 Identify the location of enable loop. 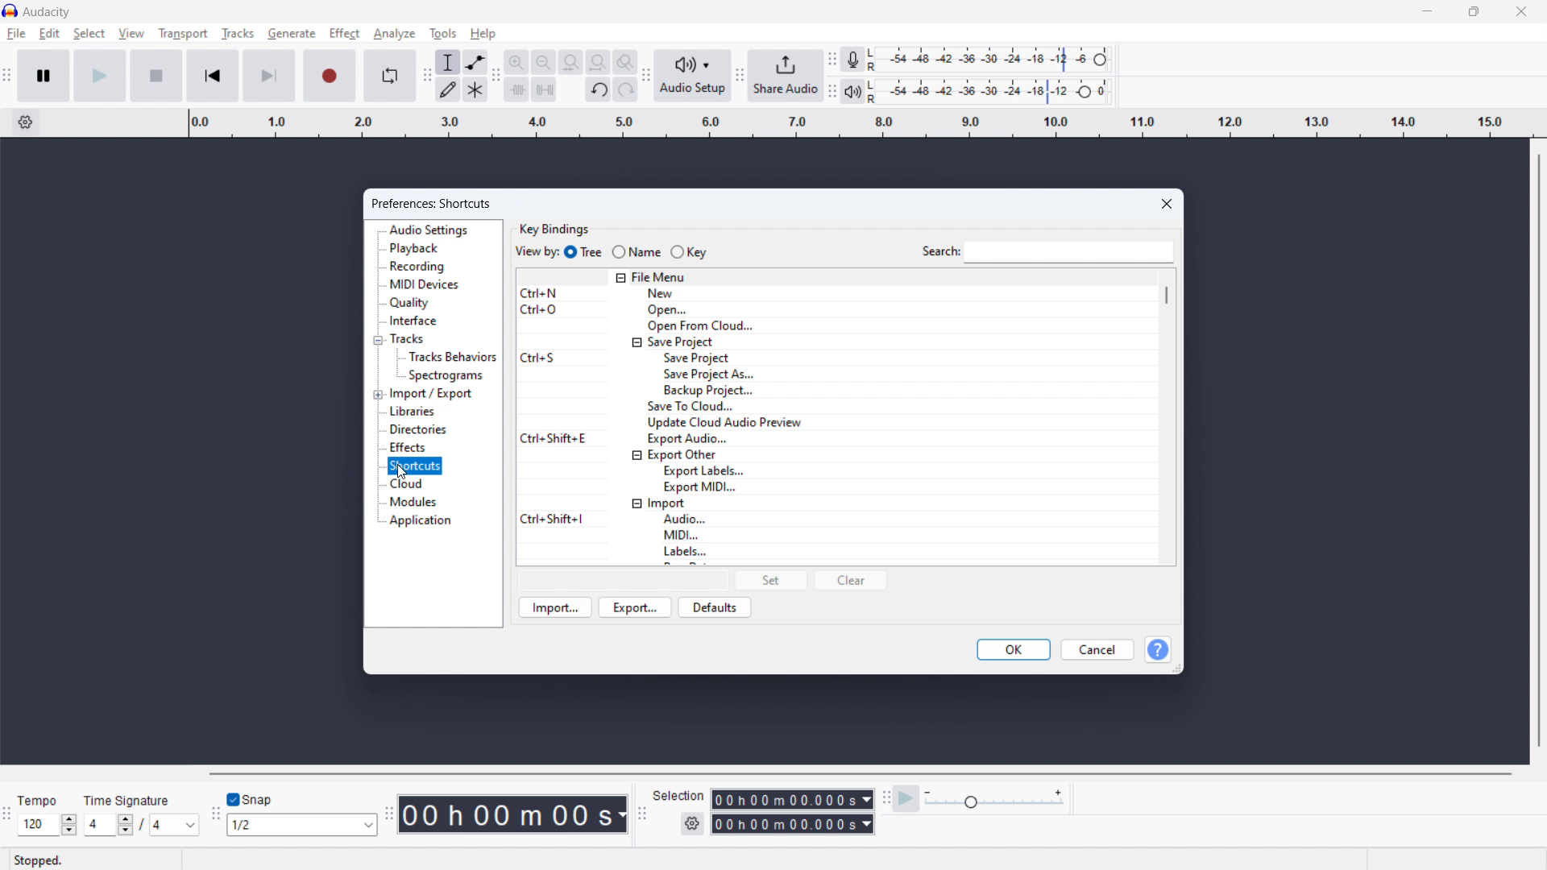
(391, 76).